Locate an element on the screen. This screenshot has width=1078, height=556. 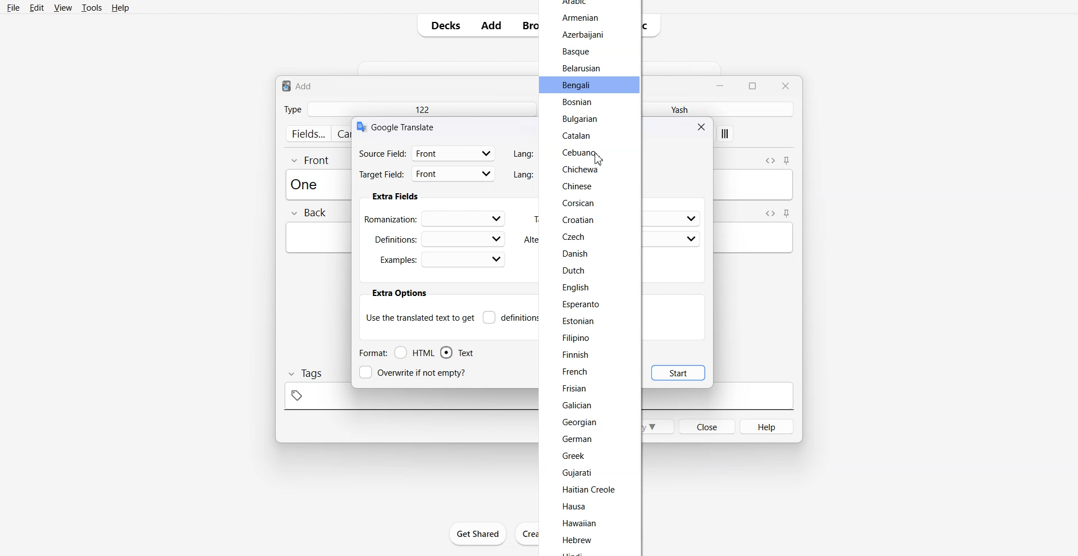
Decks is located at coordinates (442, 25).